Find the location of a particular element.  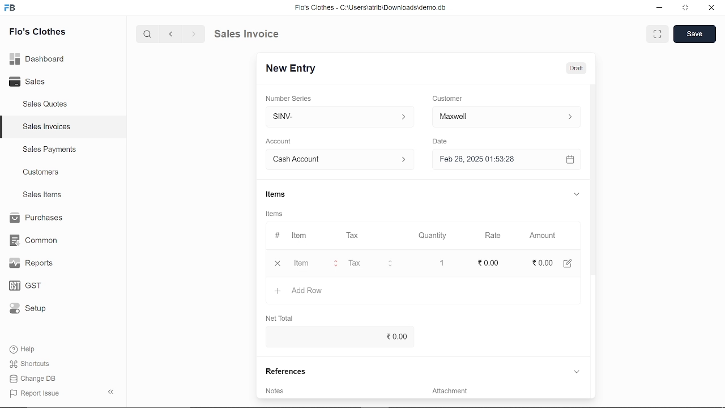

open calender is located at coordinates (570, 159).